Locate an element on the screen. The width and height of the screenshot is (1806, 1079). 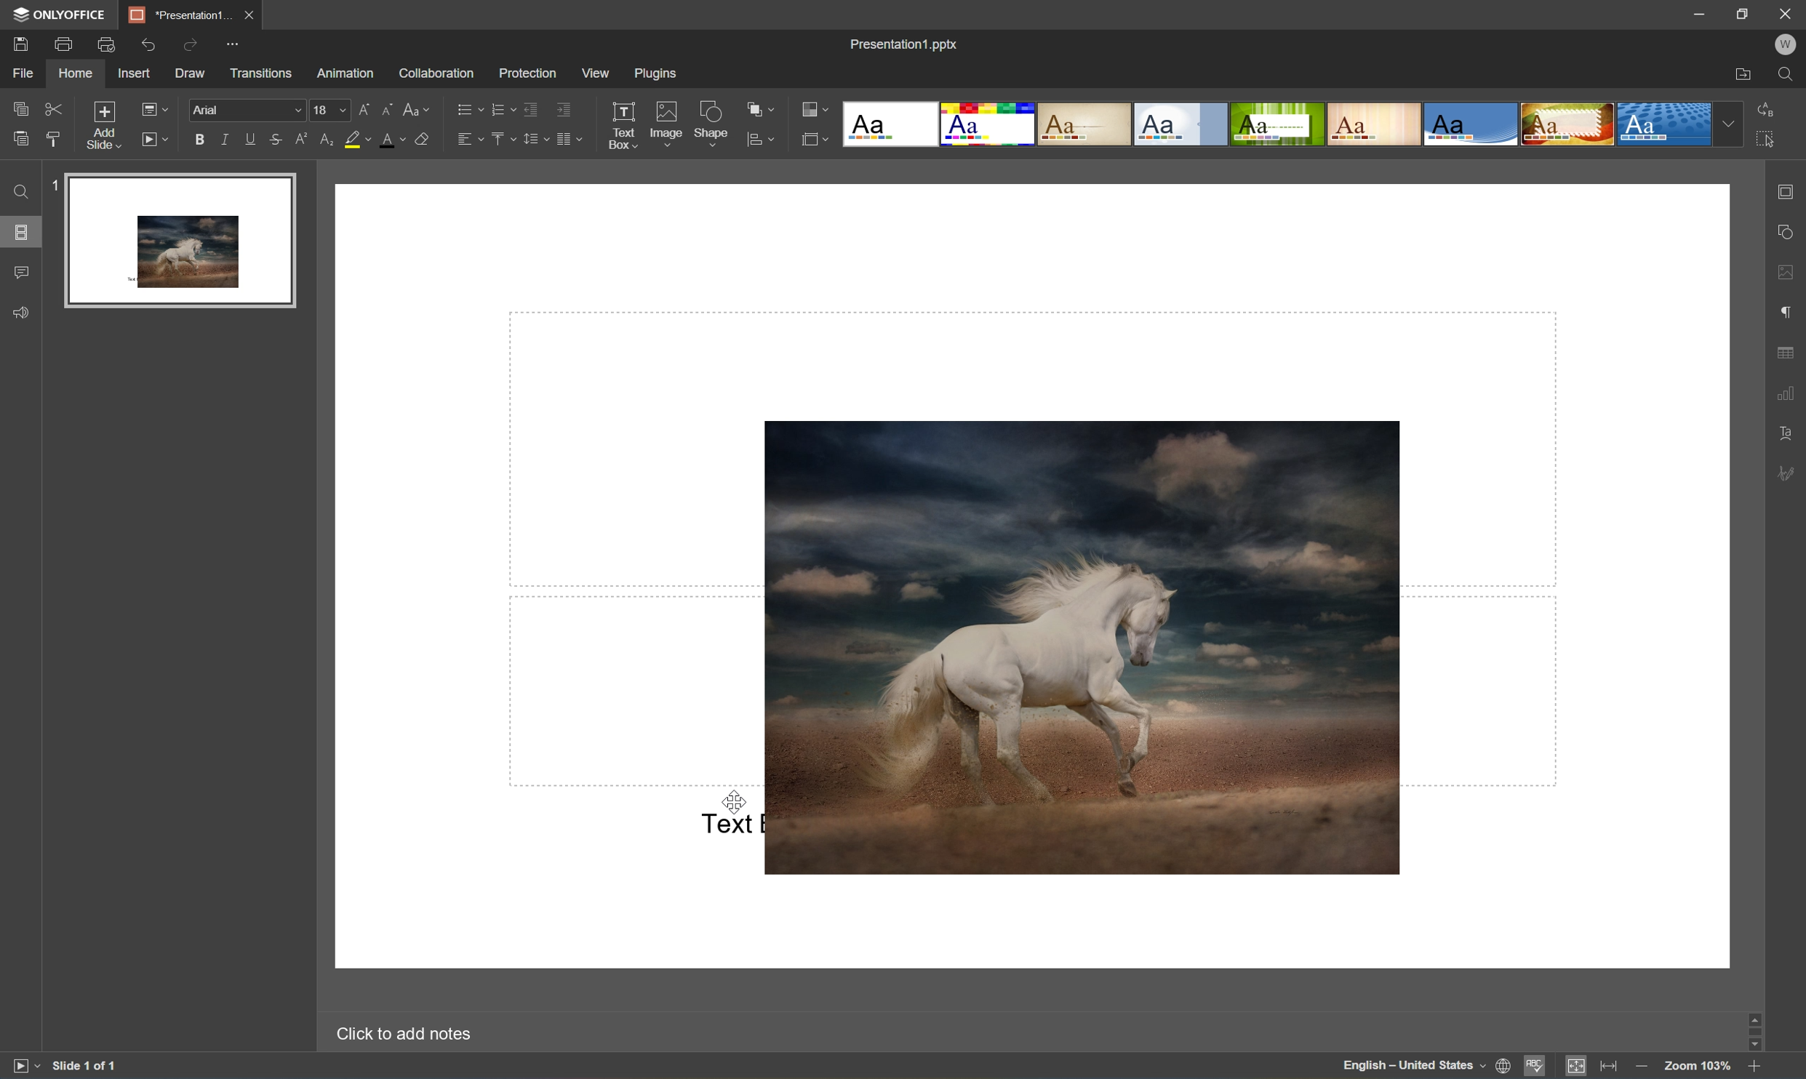
Lines is located at coordinates (1376, 123).